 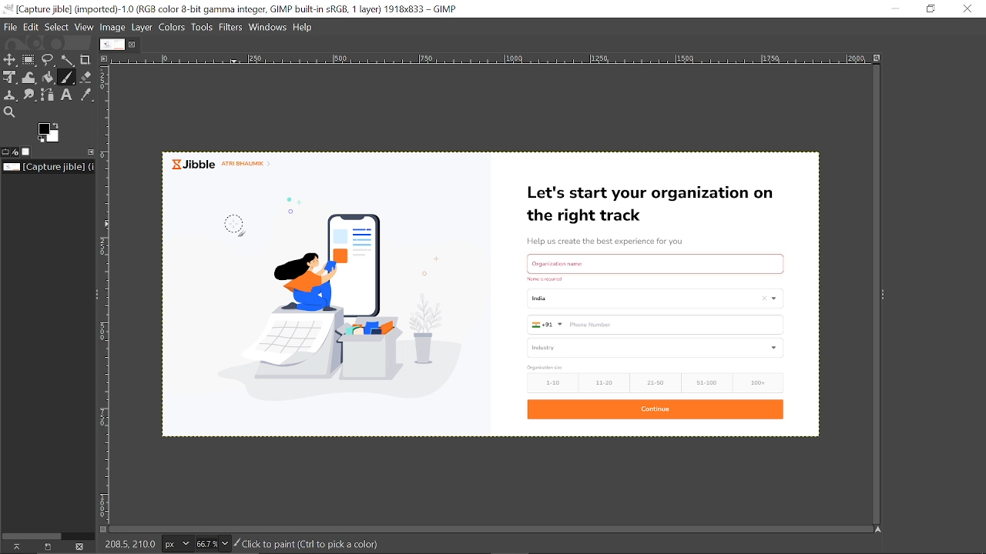 I want to click on Raise this images displays, so click(x=15, y=546).